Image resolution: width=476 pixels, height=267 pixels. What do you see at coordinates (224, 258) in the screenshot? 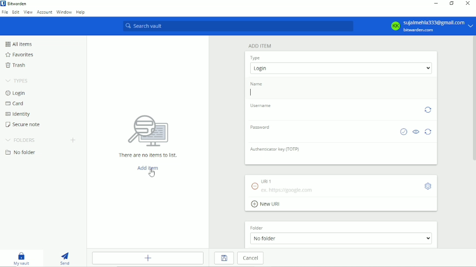
I see `Save` at bounding box center [224, 258].